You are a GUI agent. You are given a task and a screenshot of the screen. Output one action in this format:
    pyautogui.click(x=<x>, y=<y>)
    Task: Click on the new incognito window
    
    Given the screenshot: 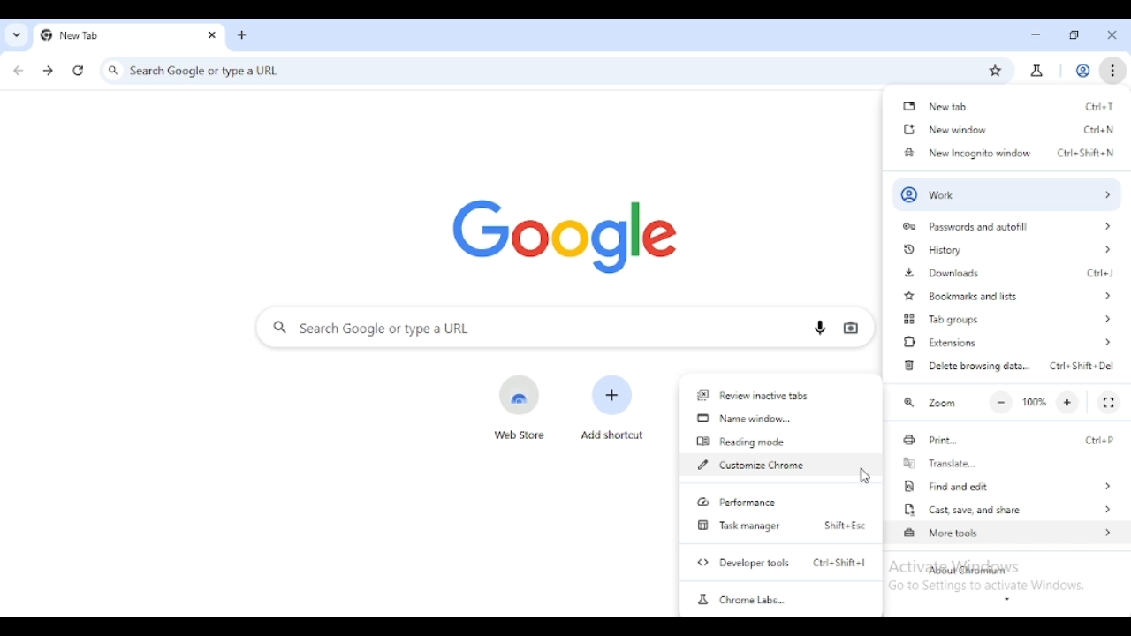 What is the action you would take?
    pyautogui.click(x=967, y=153)
    